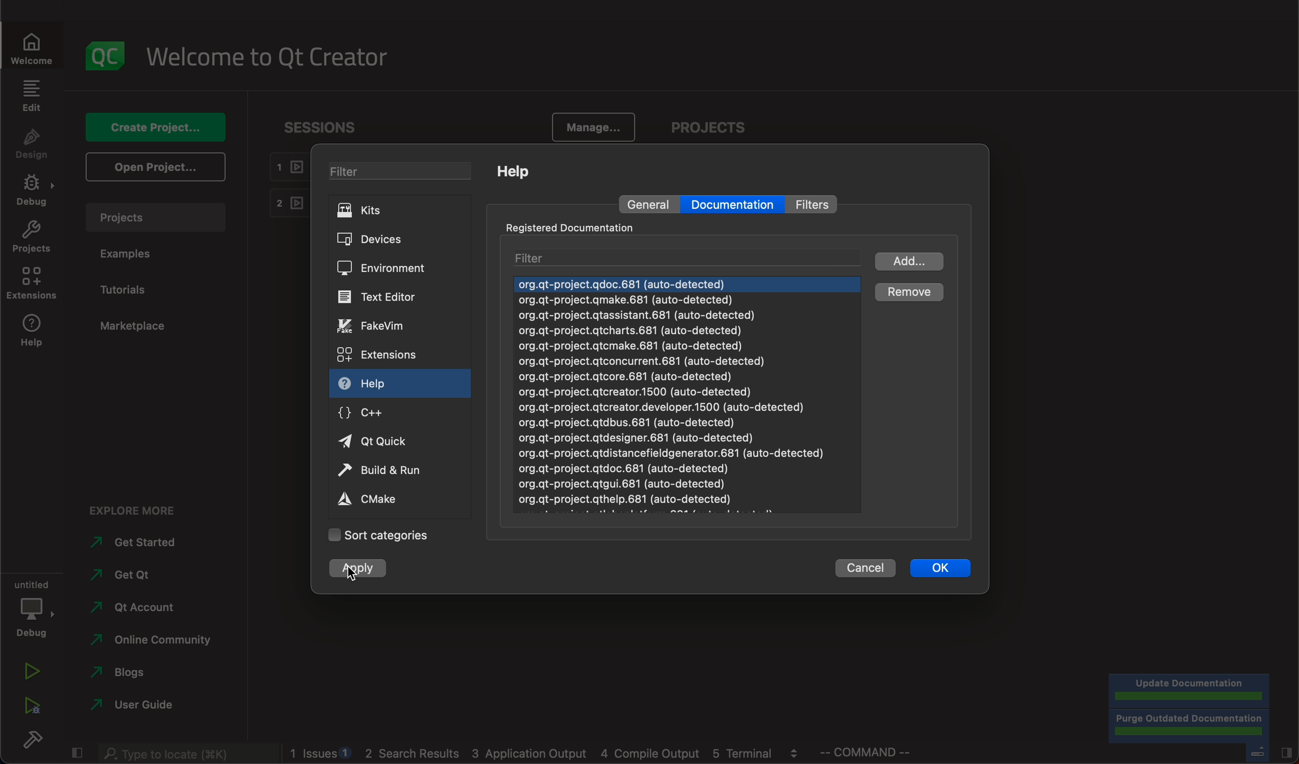 This screenshot has width=1299, height=764. Describe the element at coordinates (375, 384) in the screenshot. I see `help` at that location.